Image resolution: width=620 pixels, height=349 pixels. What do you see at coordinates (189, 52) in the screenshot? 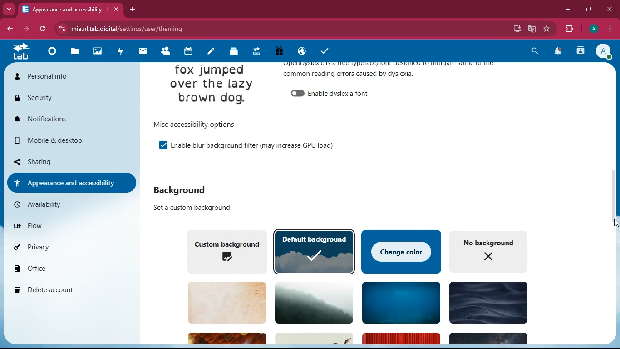
I see `calendar` at bounding box center [189, 52].